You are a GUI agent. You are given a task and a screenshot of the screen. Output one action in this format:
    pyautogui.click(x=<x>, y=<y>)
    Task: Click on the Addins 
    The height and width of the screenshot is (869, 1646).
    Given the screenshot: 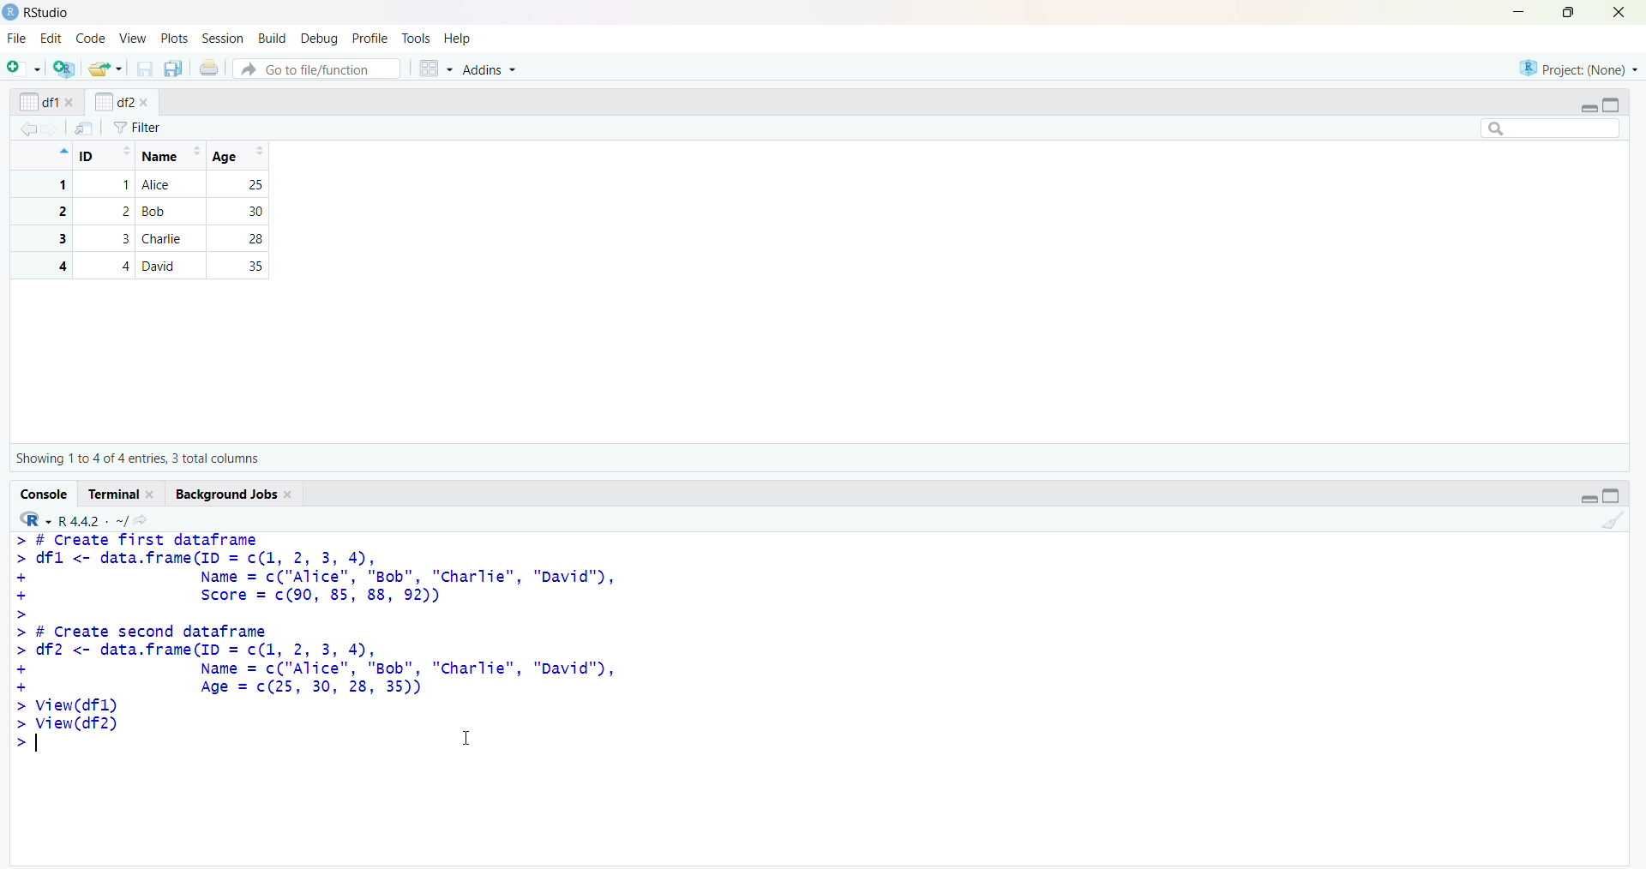 What is the action you would take?
    pyautogui.click(x=488, y=69)
    